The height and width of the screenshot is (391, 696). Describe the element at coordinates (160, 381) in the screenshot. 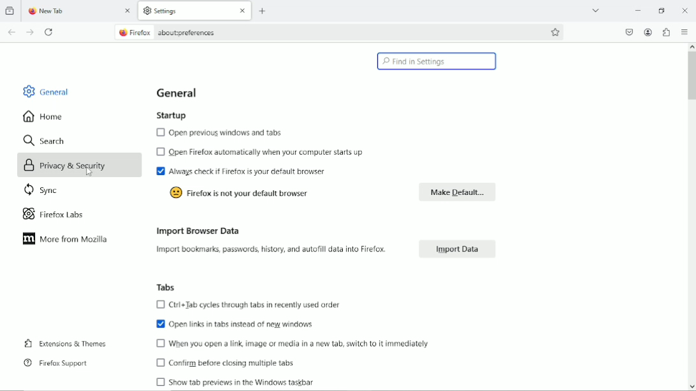

I see `checkbox` at that location.